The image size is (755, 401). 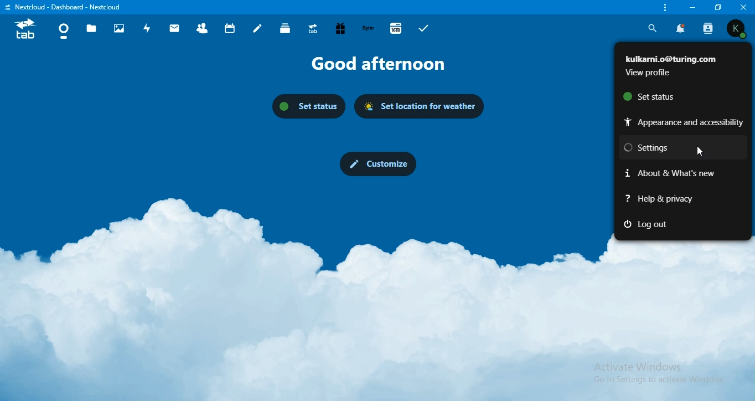 I want to click on synology, so click(x=370, y=28).